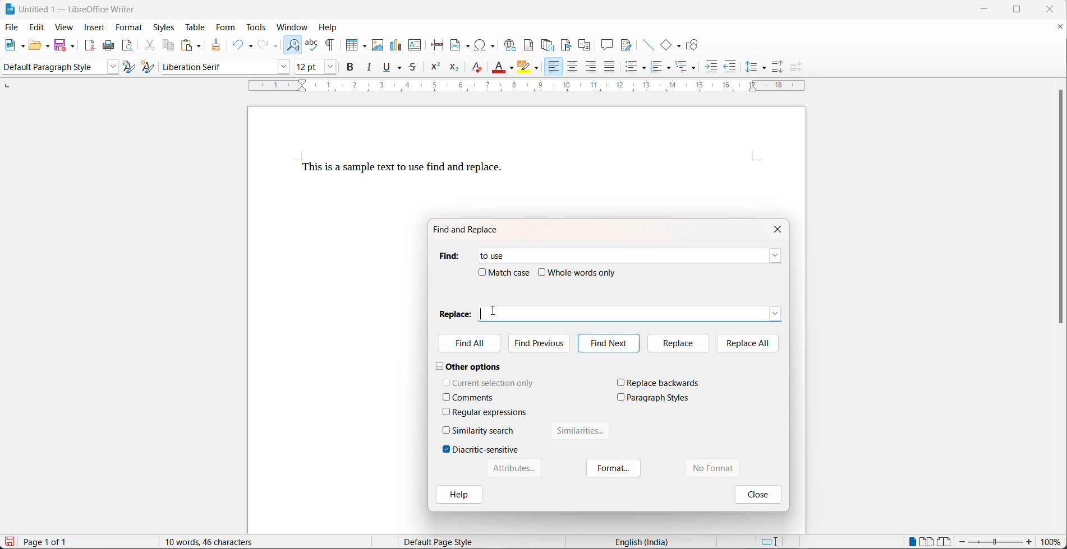  What do you see at coordinates (621, 382) in the screenshot?
I see `checkbox` at bounding box center [621, 382].